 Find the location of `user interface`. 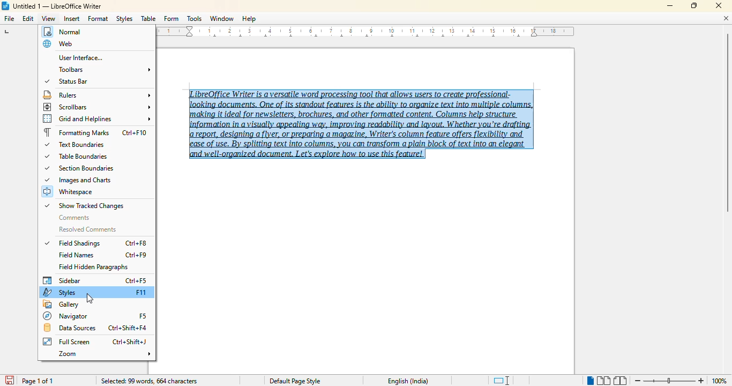

user interface is located at coordinates (81, 57).